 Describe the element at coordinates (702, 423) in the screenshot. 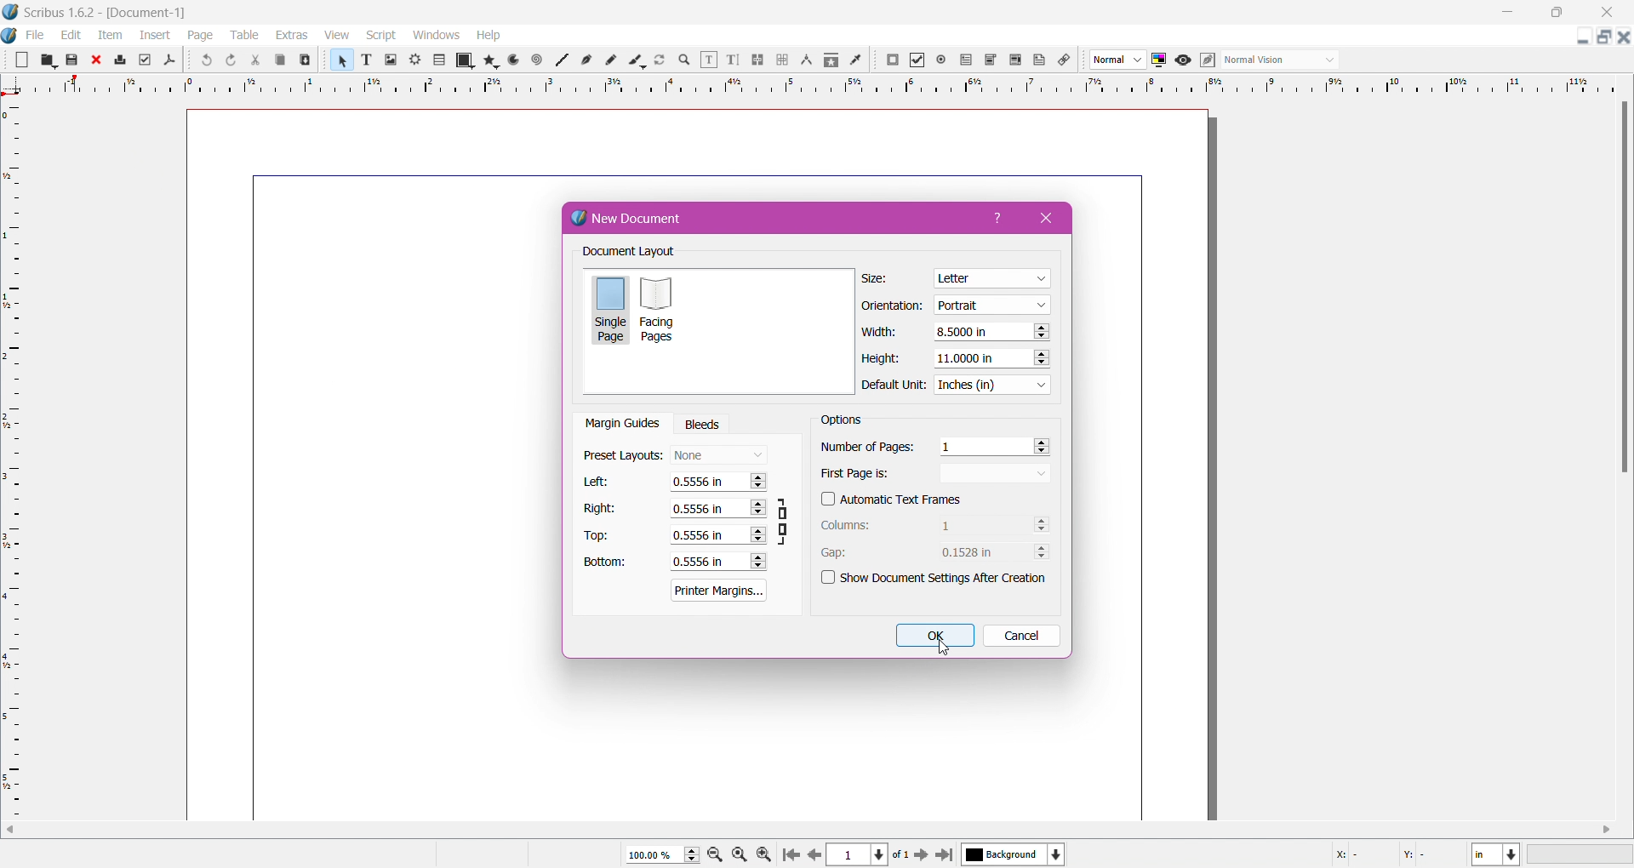

I see `bleeds` at that location.